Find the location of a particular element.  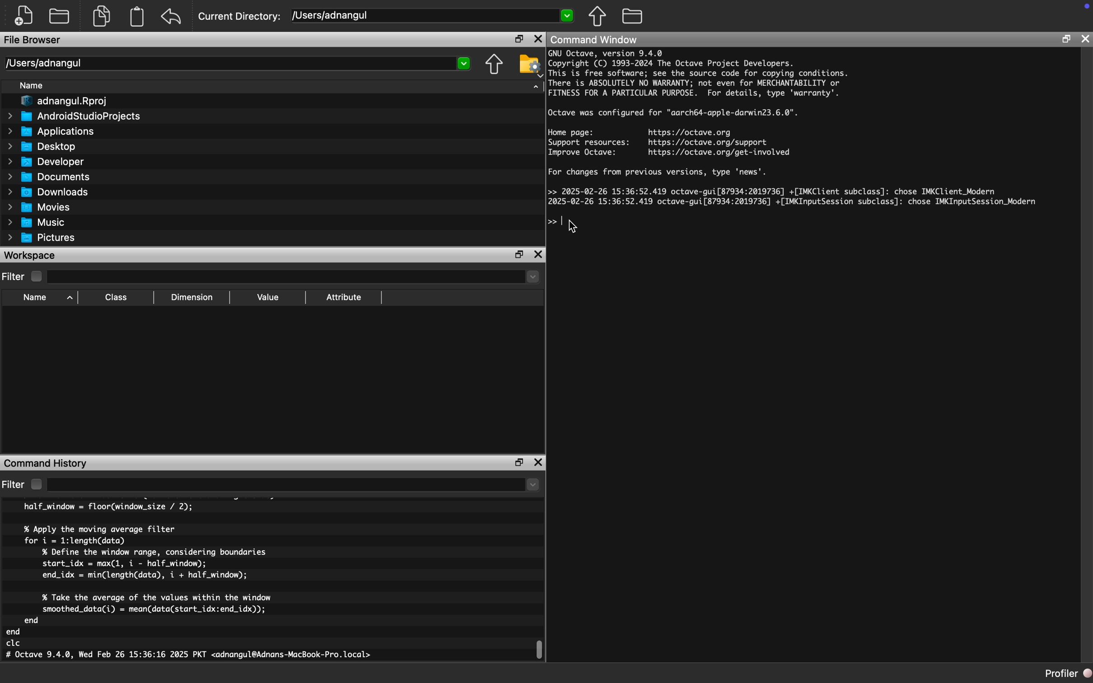

Typing Indicator is located at coordinates (559, 224).